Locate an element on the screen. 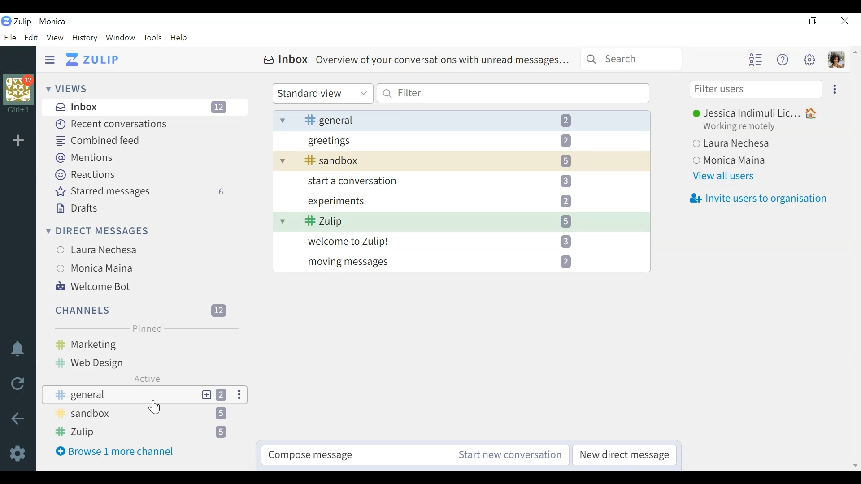 The height and width of the screenshot is (484, 861). Starred messages 6 is located at coordinates (143, 192).